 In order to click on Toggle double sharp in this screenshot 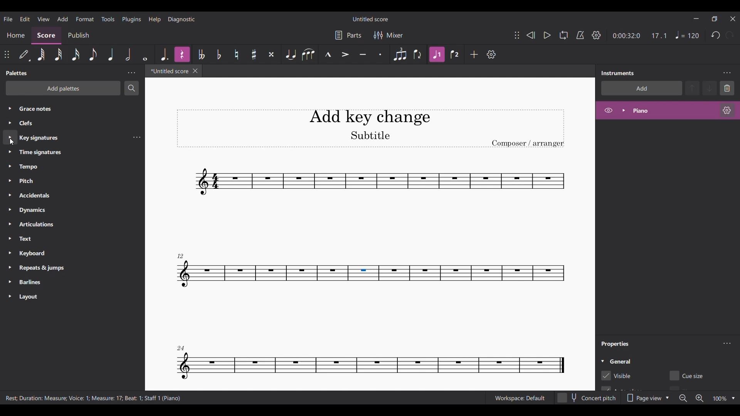, I will do `click(271, 54)`.